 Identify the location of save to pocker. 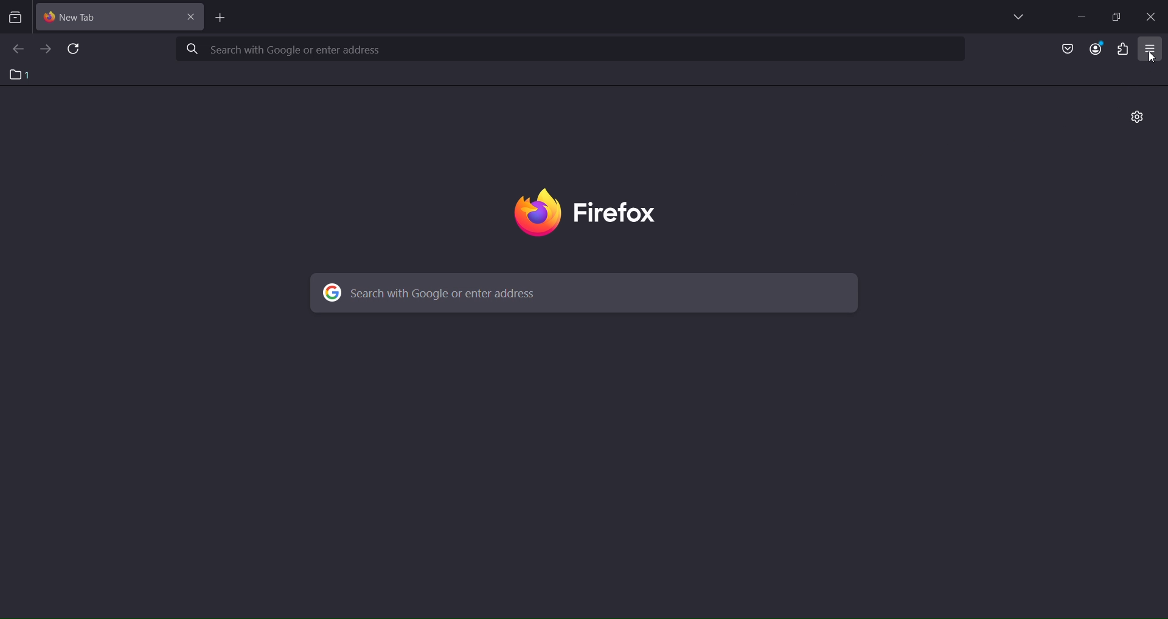
(1067, 49).